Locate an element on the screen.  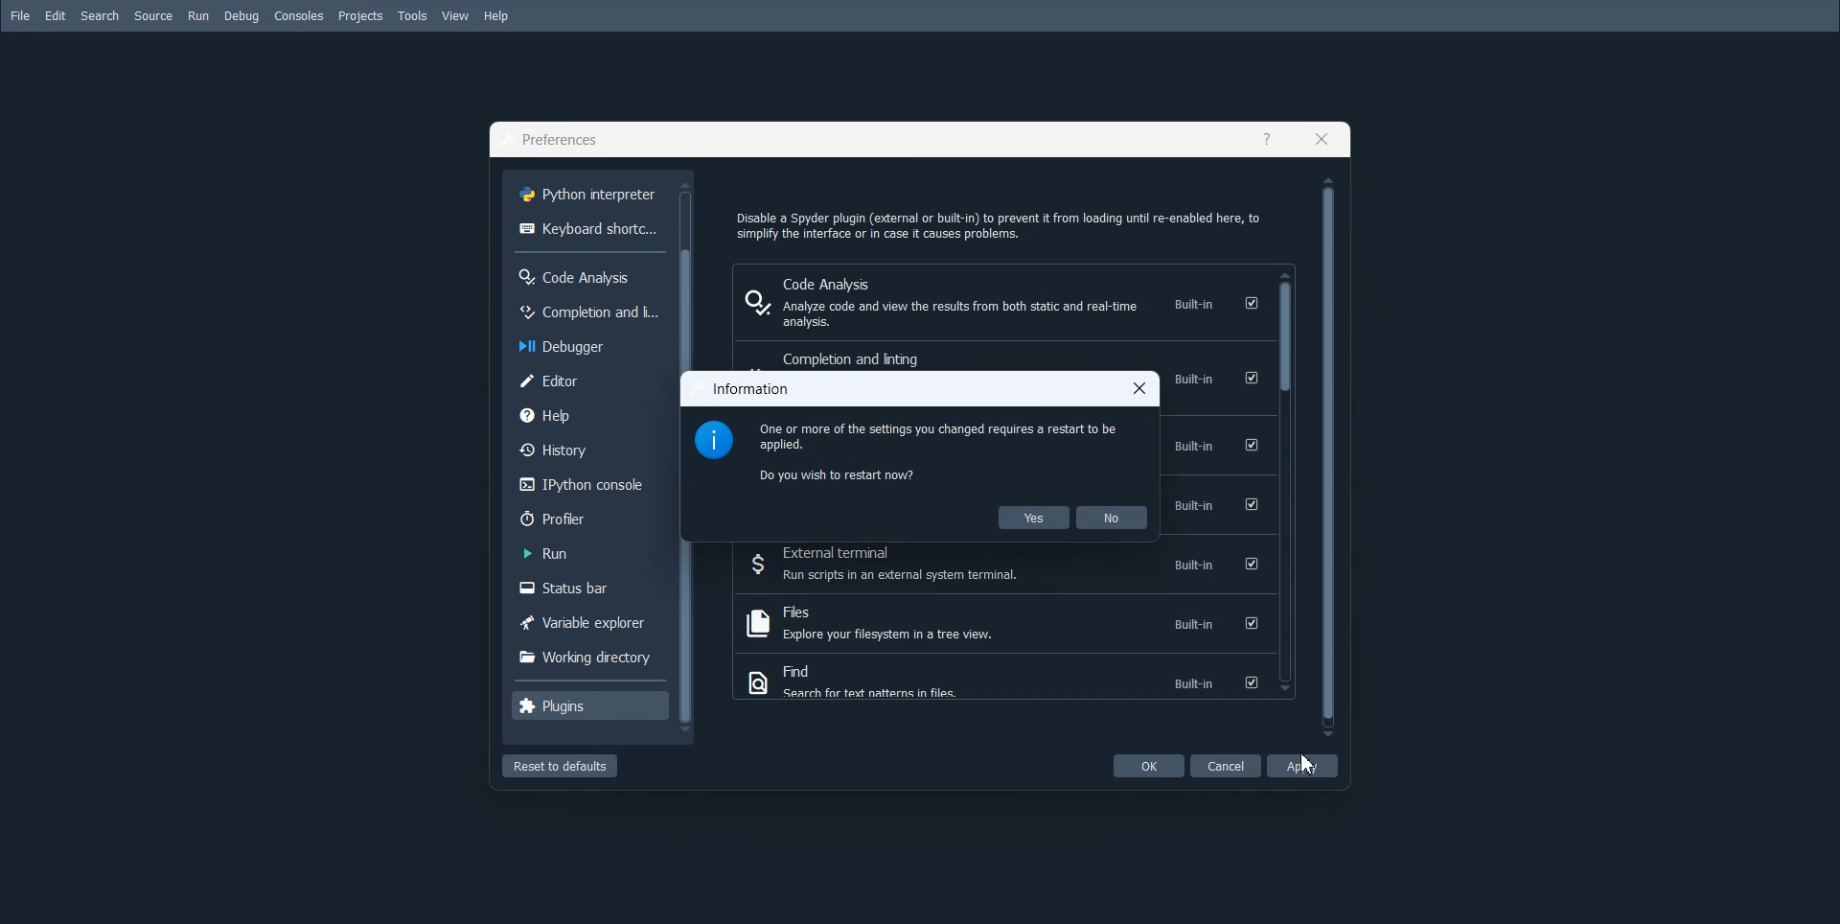
Plugins is located at coordinates (589, 705).